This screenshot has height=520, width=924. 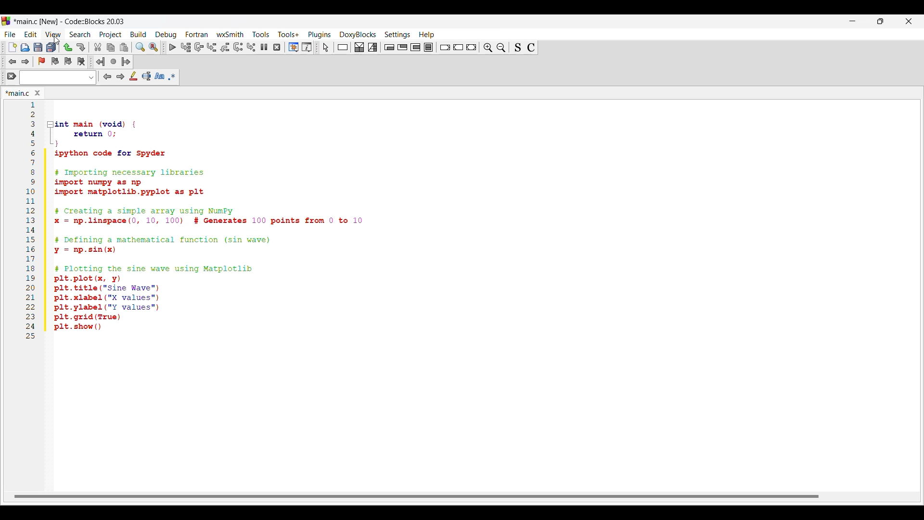 What do you see at coordinates (307, 47) in the screenshot?
I see `Various info` at bounding box center [307, 47].